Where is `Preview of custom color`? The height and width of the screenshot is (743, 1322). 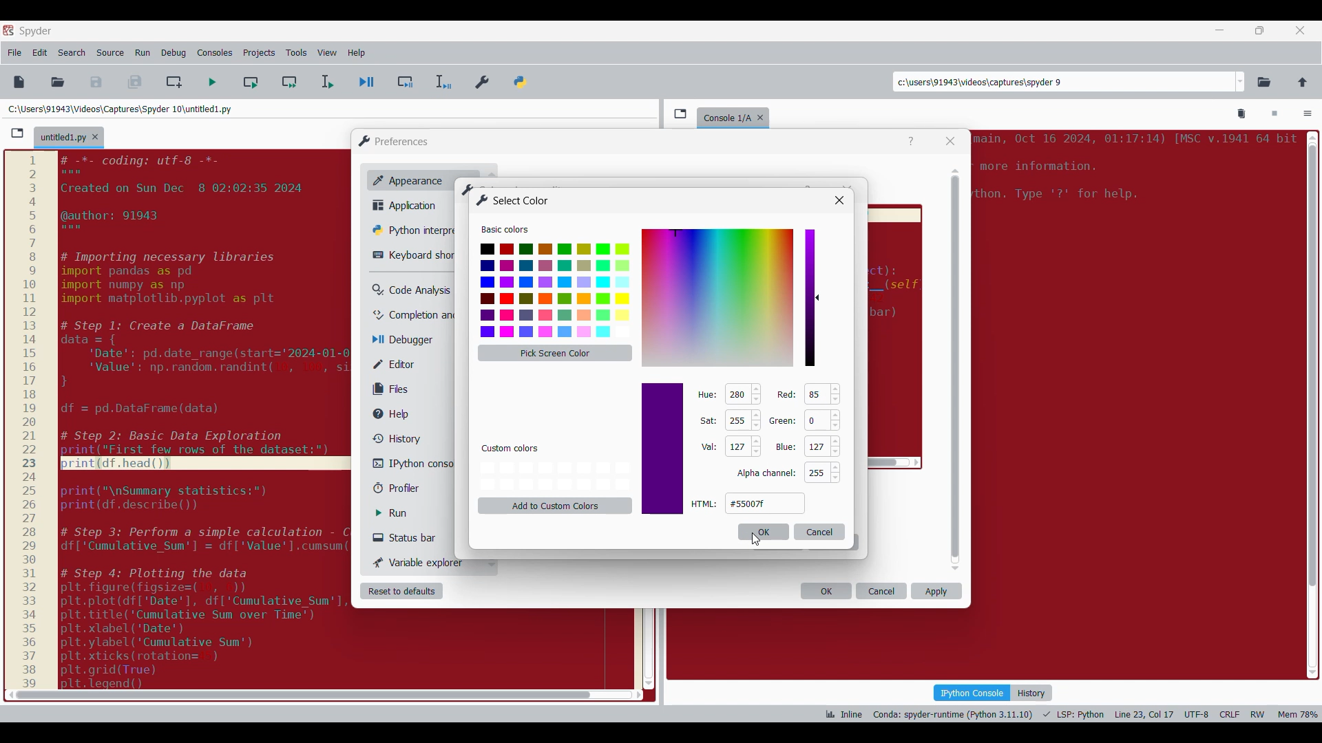
Preview of custom color is located at coordinates (662, 449).